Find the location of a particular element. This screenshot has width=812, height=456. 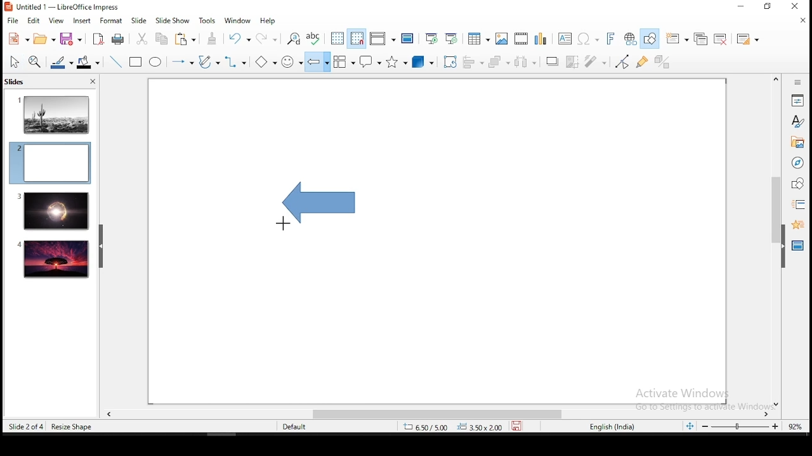

format is located at coordinates (110, 20).